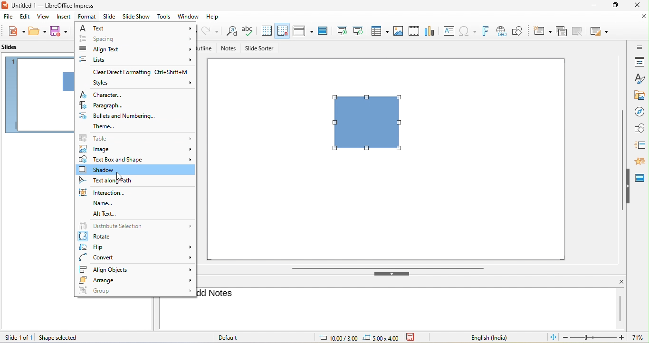 The width and height of the screenshot is (649, 343). What do you see at coordinates (135, 292) in the screenshot?
I see `group` at bounding box center [135, 292].